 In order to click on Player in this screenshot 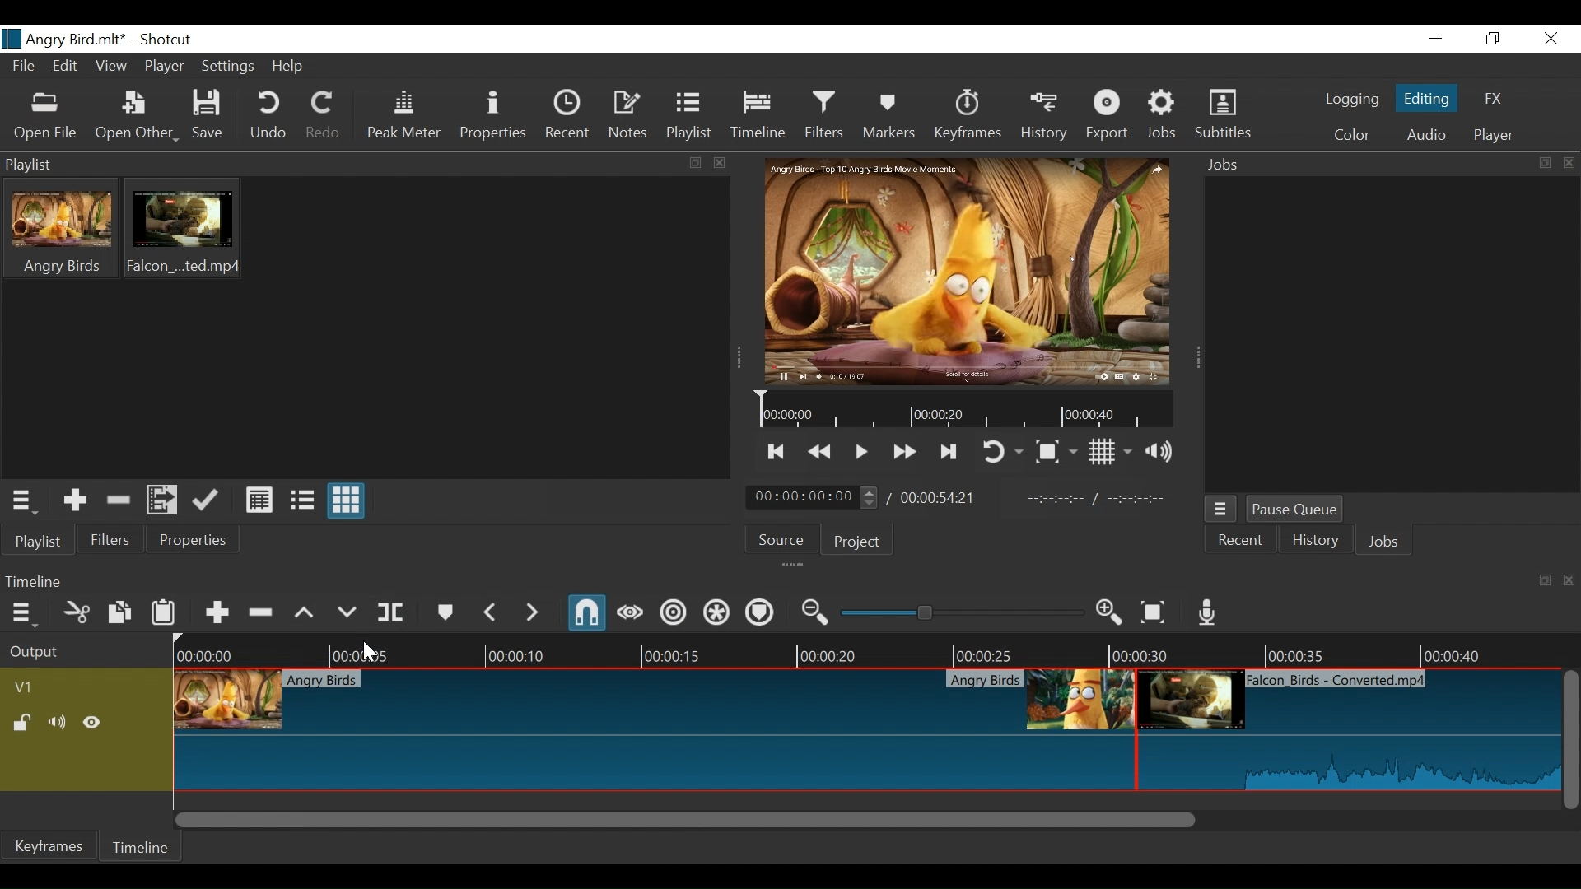, I will do `click(1496, 135)`.